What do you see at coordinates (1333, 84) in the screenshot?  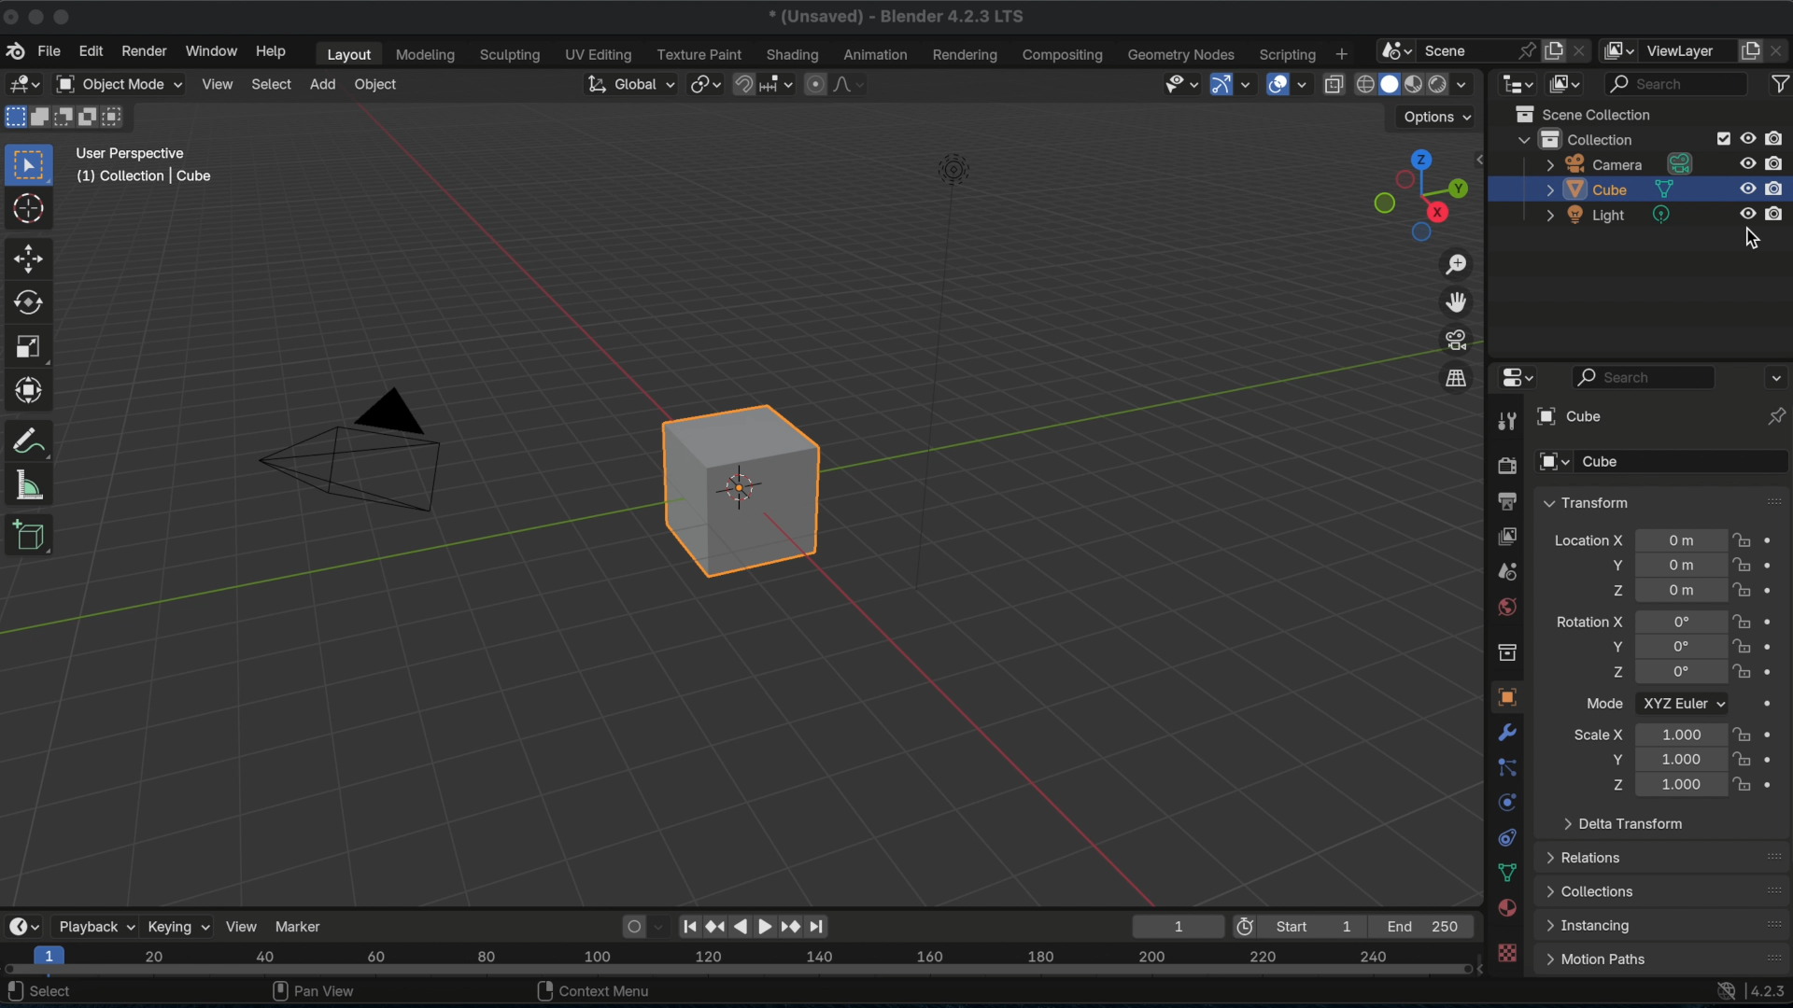 I see `toggle x ray` at bounding box center [1333, 84].